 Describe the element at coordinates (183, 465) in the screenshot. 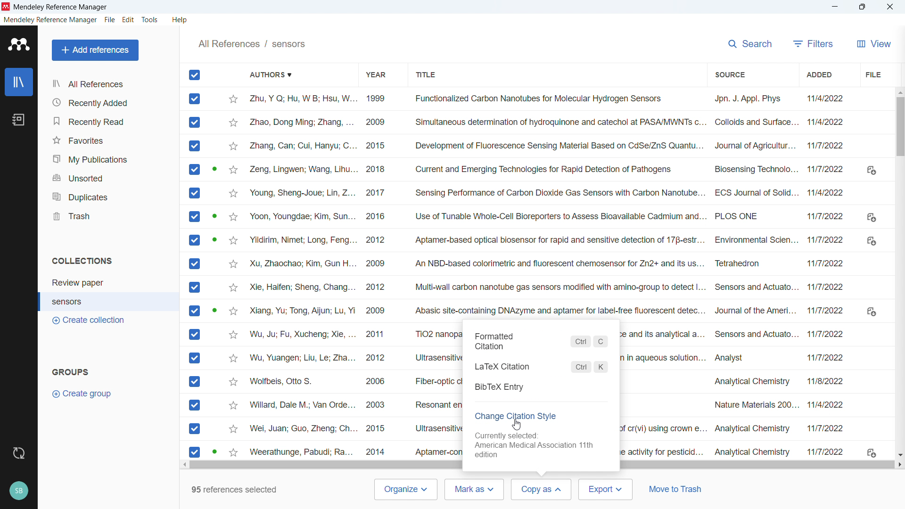

I see `Scroll left` at that location.